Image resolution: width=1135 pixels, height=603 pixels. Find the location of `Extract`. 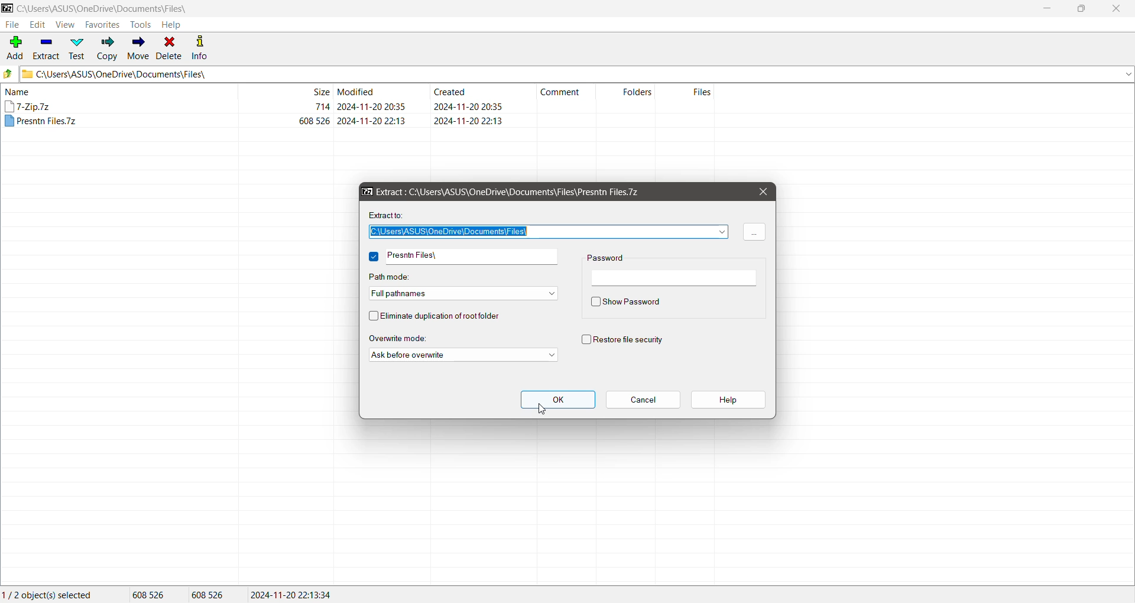

Extract is located at coordinates (47, 47).